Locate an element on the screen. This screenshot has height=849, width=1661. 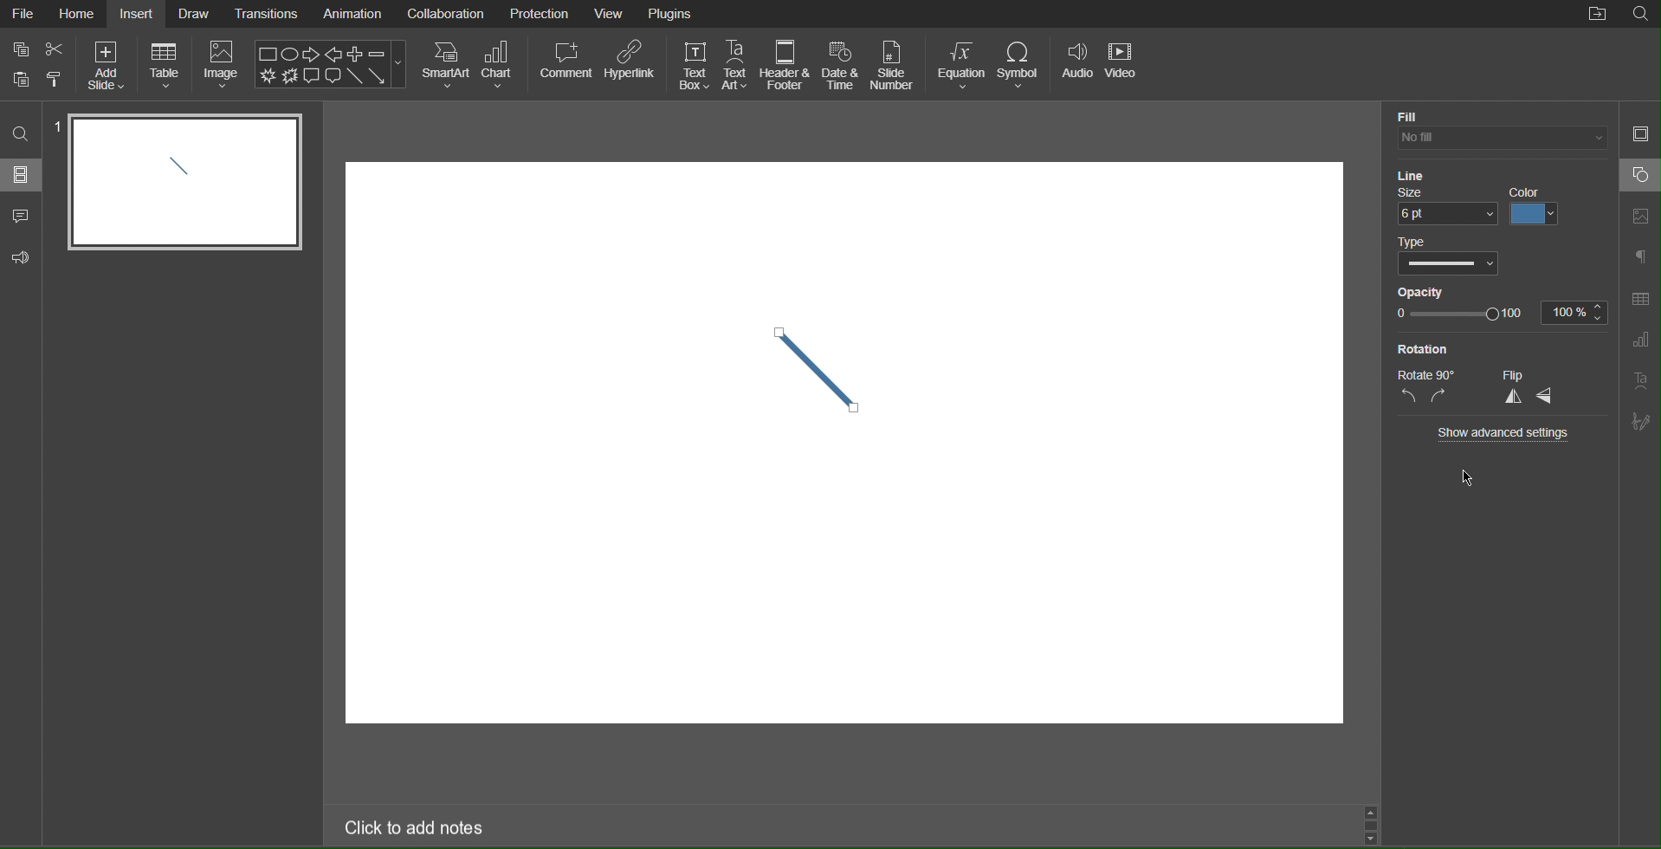
Paste is located at coordinates (17, 78).